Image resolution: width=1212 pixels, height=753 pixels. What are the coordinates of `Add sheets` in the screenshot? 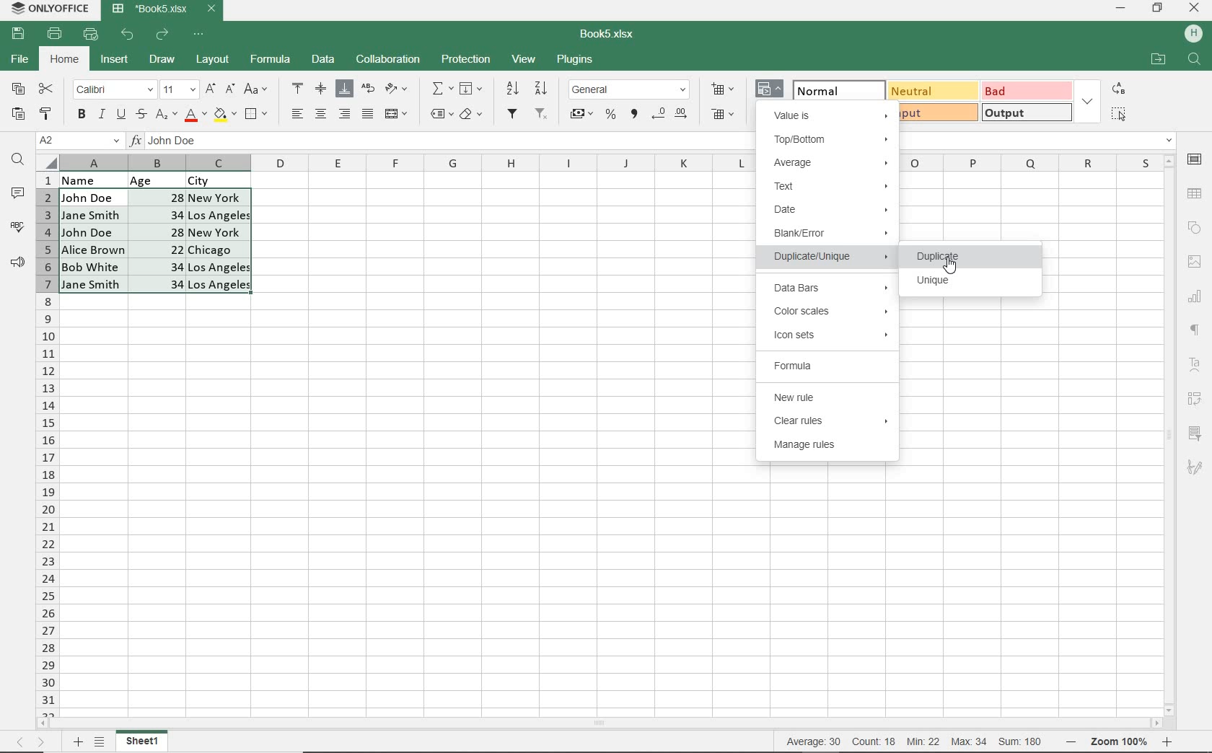 It's located at (76, 741).